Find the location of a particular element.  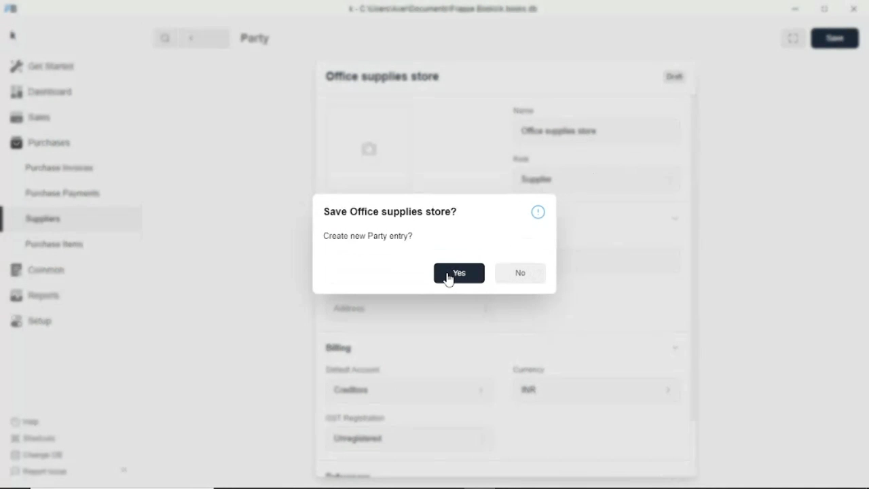

Purchases is located at coordinates (39, 143).